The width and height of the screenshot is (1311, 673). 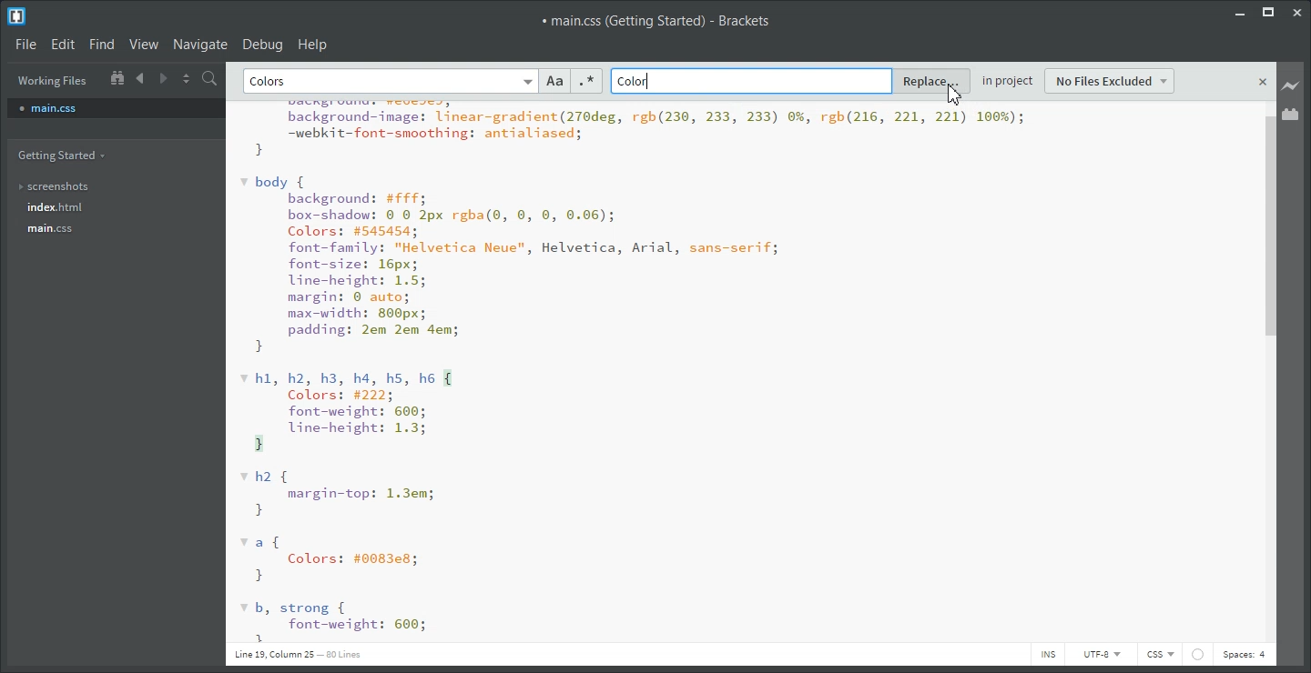 What do you see at coordinates (334, 559) in the screenshot?
I see `af
Colors: #0083e8;
}` at bounding box center [334, 559].